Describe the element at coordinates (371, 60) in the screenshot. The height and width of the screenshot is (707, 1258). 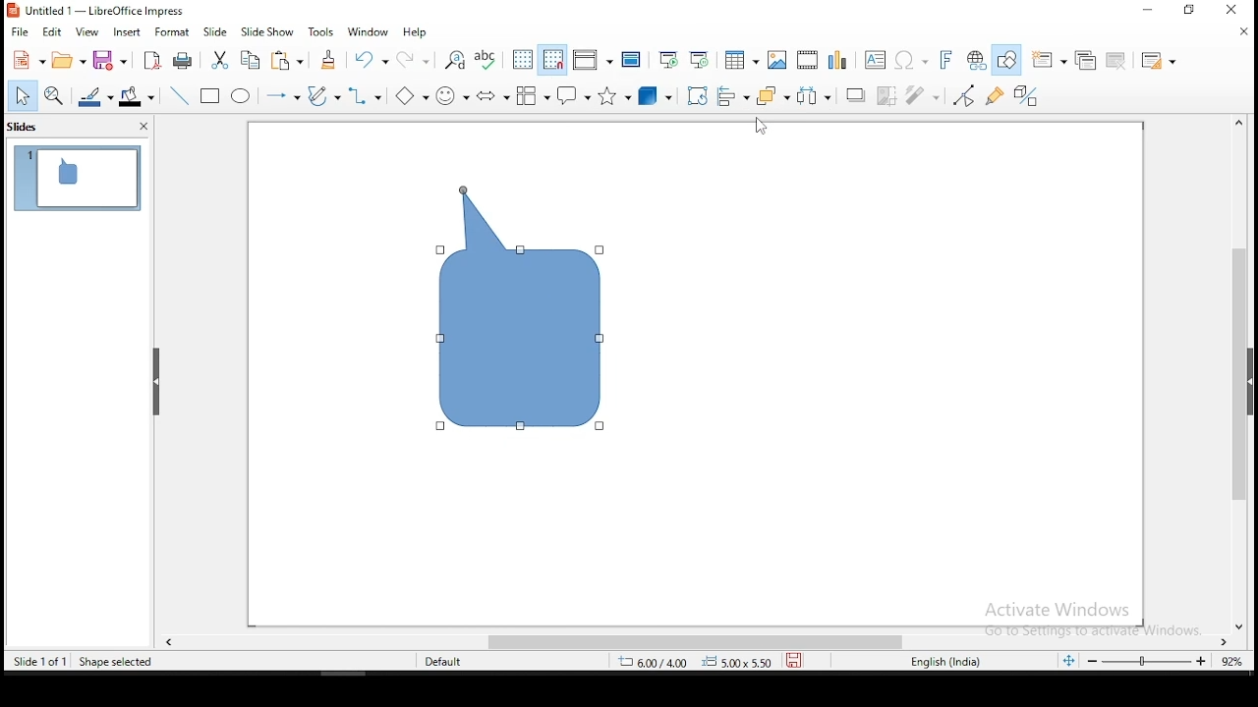
I see `undo` at that location.